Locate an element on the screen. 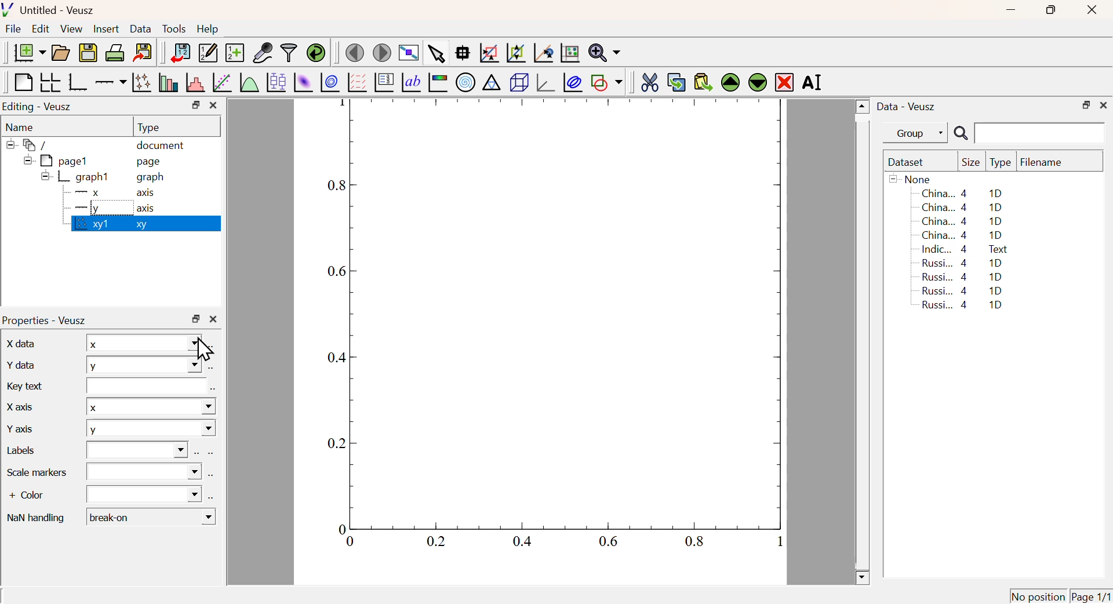 The width and height of the screenshot is (1113, 604). Name is located at coordinates (21, 128).